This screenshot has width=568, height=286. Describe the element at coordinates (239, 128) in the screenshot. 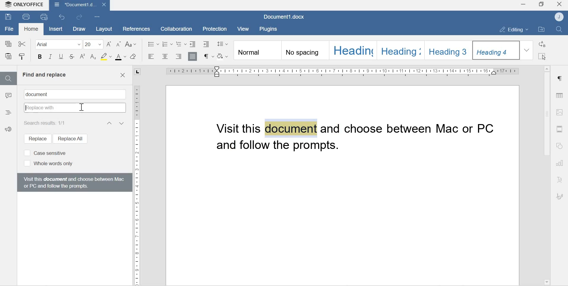

I see `Visit this` at that location.